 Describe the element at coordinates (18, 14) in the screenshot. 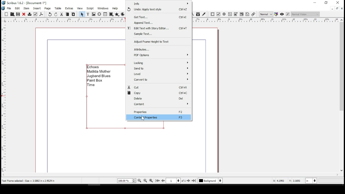

I see `save` at that location.